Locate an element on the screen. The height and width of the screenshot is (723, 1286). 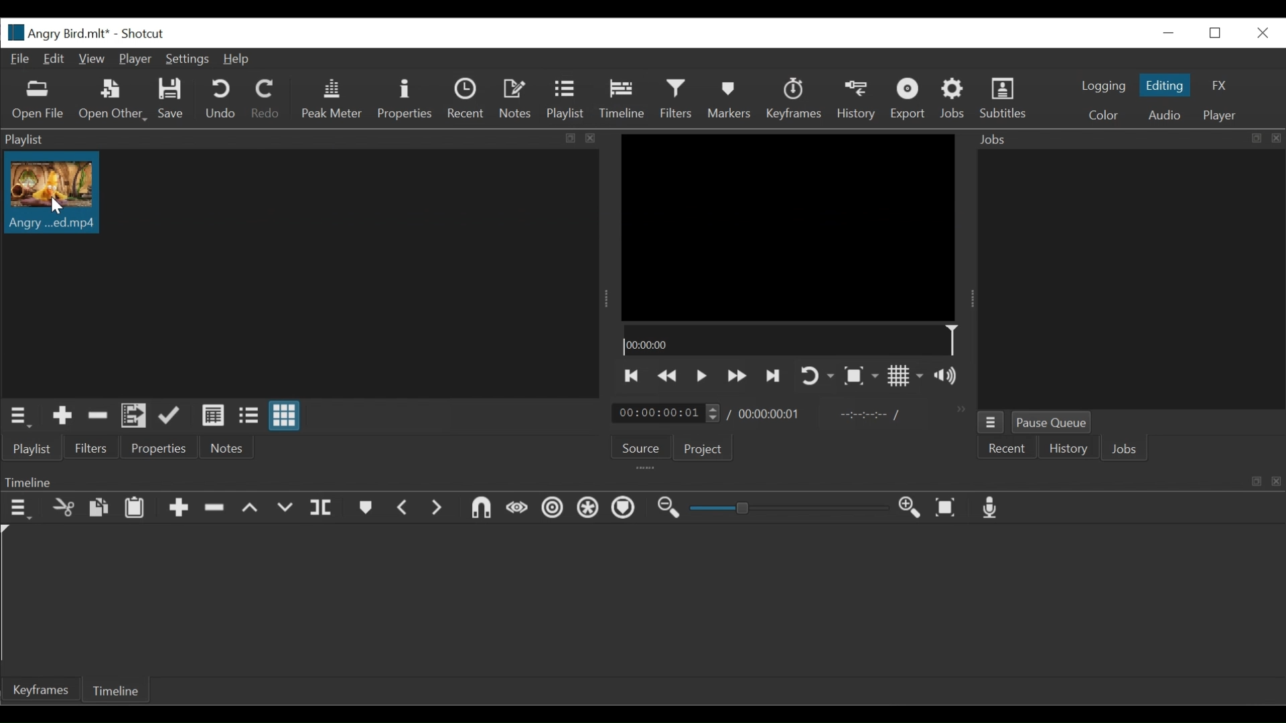
Timeline is located at coordinates (794, 341).